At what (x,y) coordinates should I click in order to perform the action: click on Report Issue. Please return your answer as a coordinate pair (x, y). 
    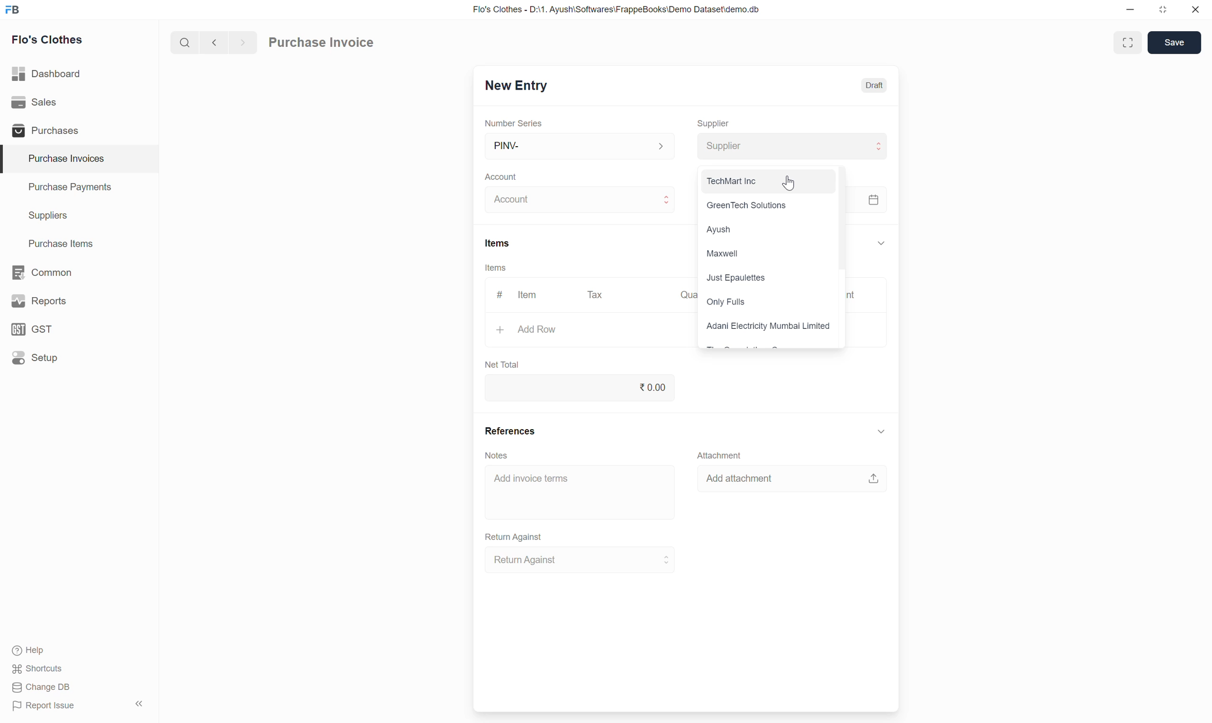
    Looking at the image, I should click on (44, 706).